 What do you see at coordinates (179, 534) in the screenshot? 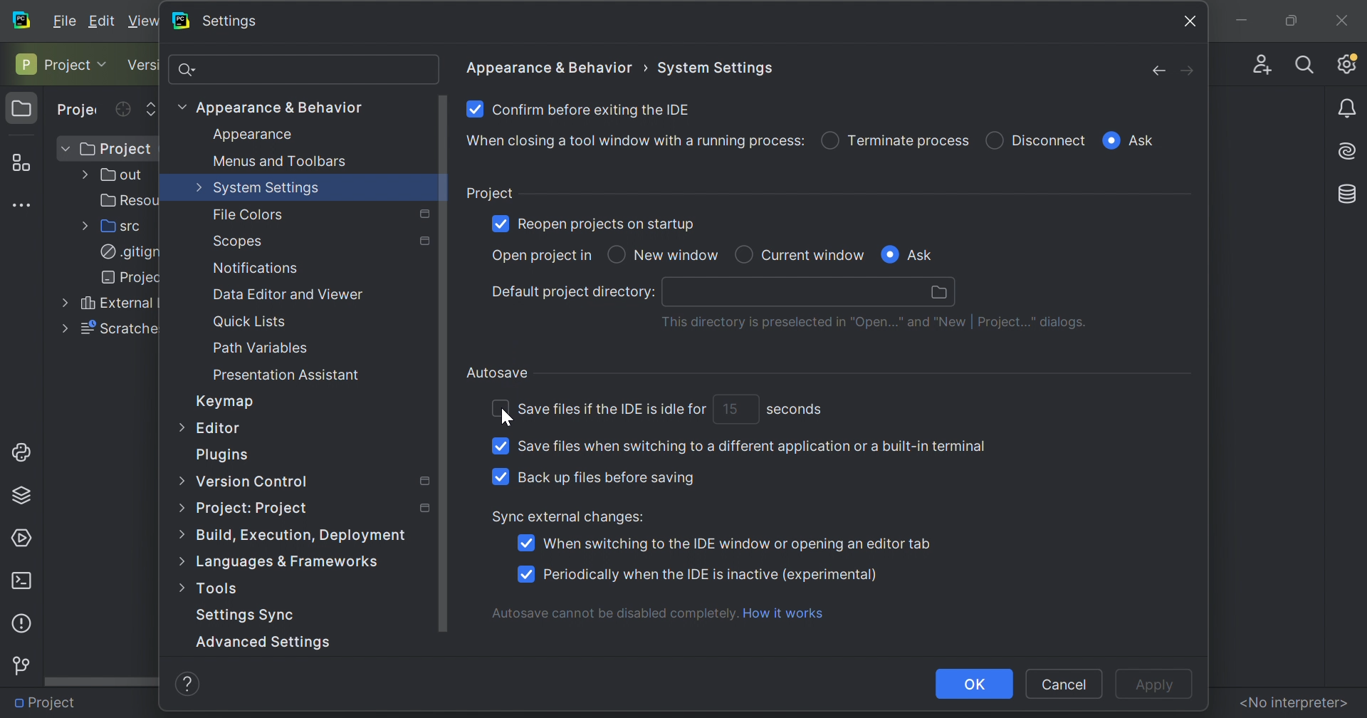
I see `More` at bounding box center [179, 534].